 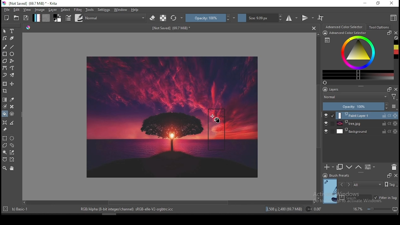 I want to click on Close, so click(x=314, y=28).